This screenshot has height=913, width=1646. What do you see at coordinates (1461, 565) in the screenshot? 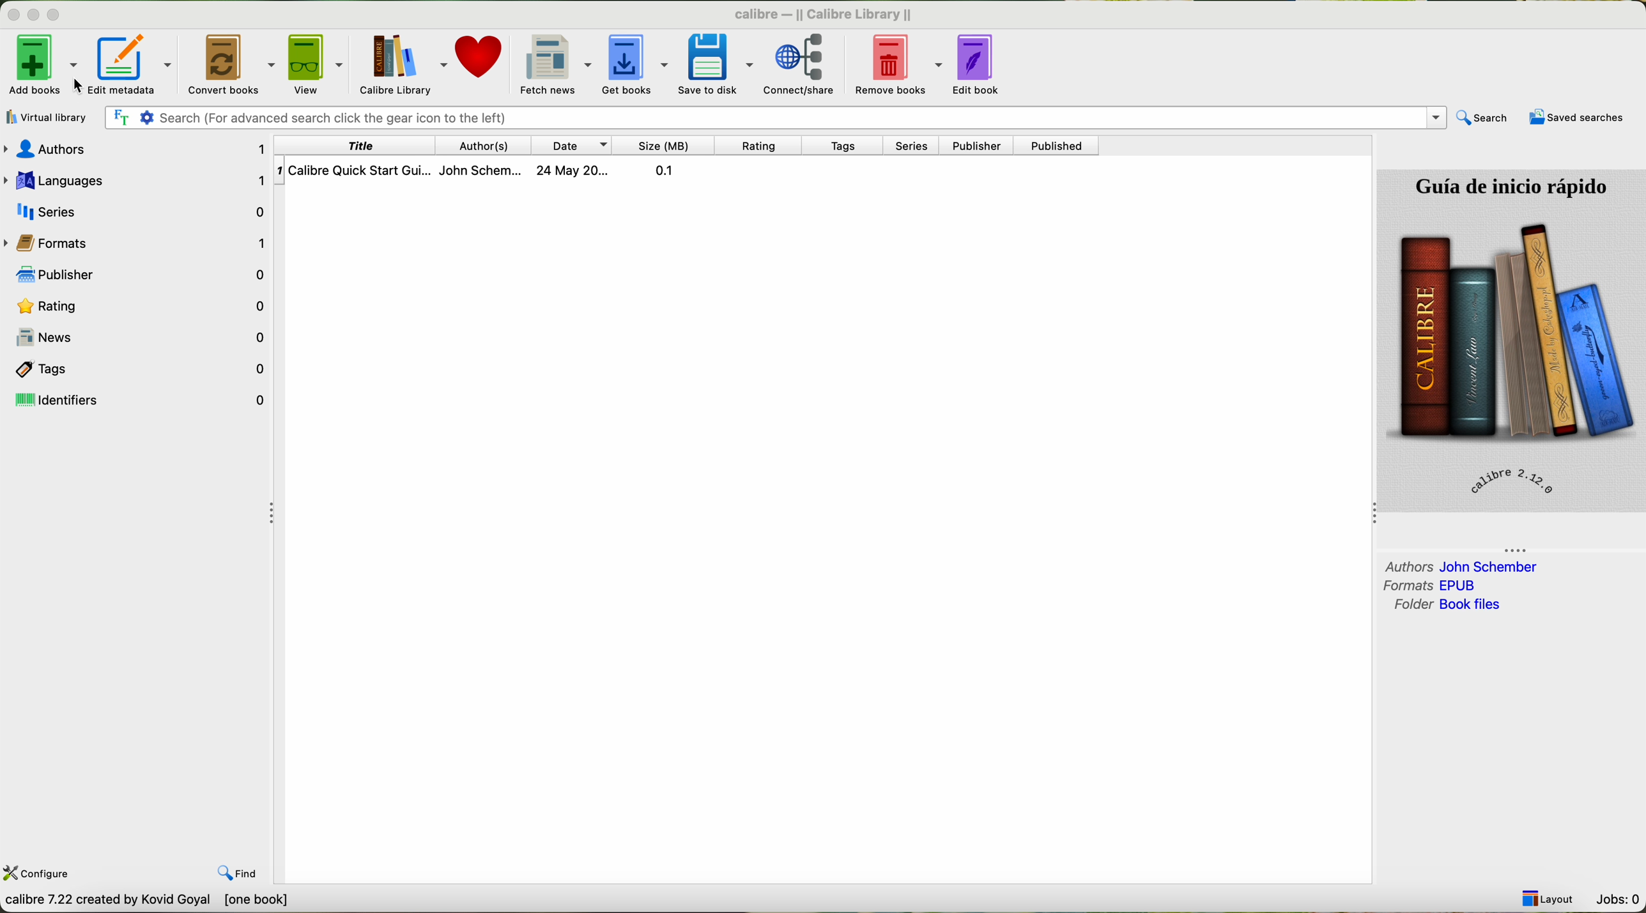
I see `authors` at bounding box center [1461, 565].